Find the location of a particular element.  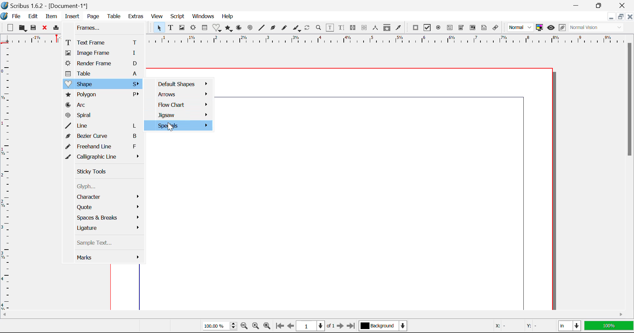

1 of 1 is located at coordinates (316, 326).